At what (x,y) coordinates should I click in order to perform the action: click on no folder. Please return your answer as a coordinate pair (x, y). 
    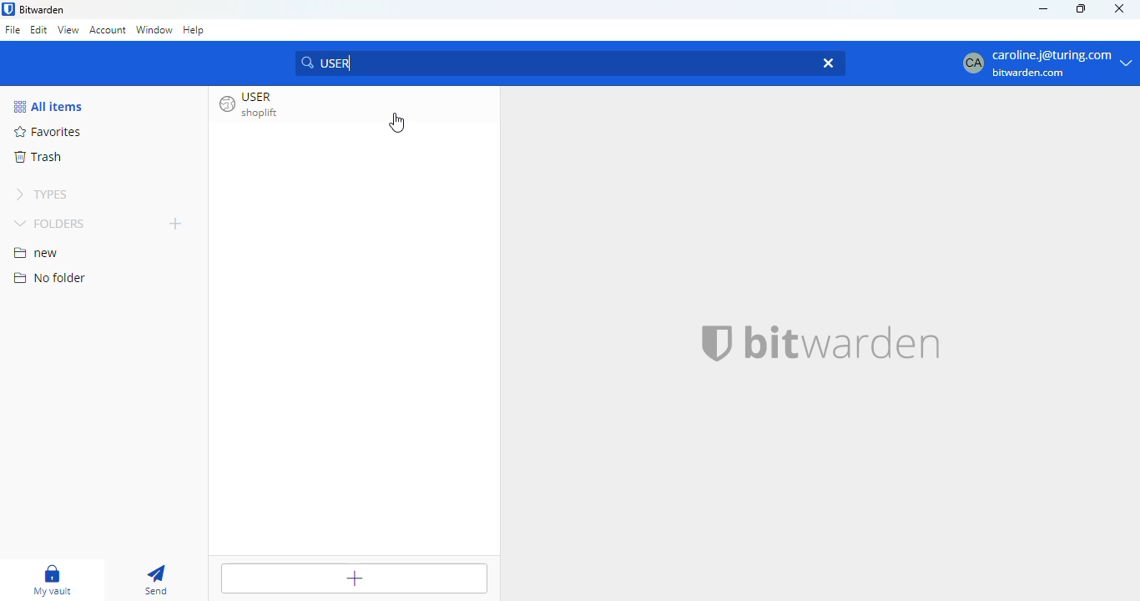
    Looking at the image, I should click on (50, 277).